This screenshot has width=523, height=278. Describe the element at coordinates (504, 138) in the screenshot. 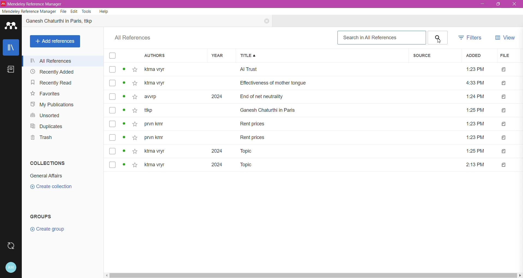

I see `file type` at that location.